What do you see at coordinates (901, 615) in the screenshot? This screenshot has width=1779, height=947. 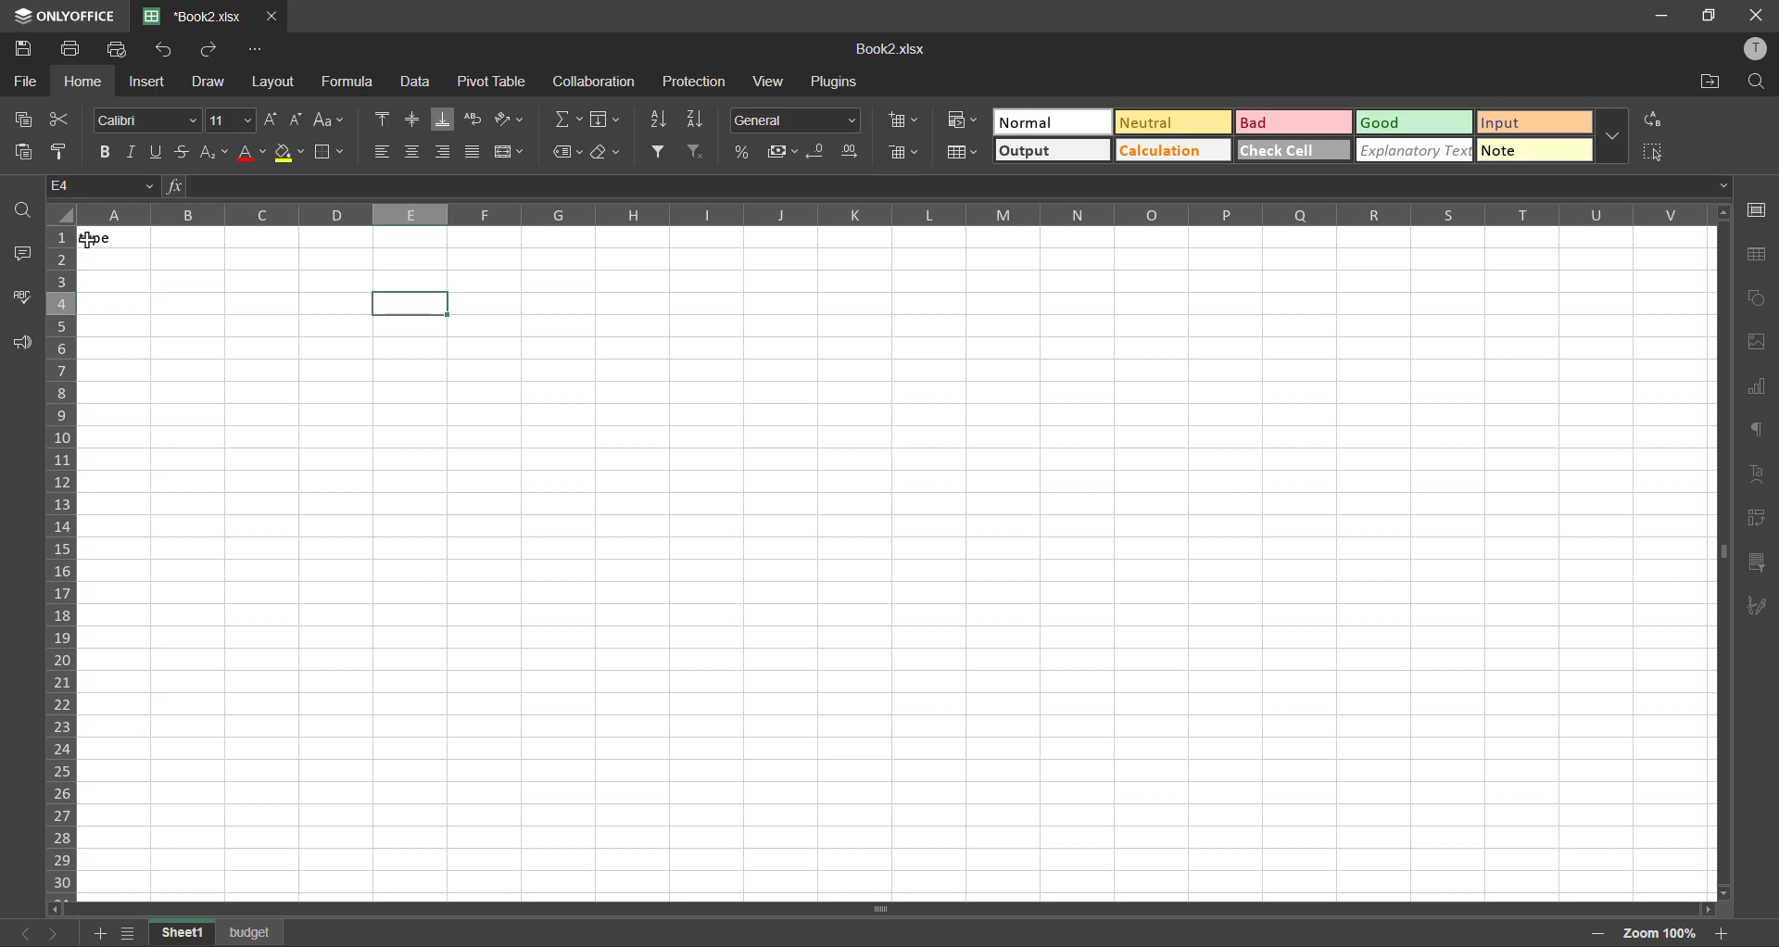 I see `cell input` at bounding box center [901, 615].